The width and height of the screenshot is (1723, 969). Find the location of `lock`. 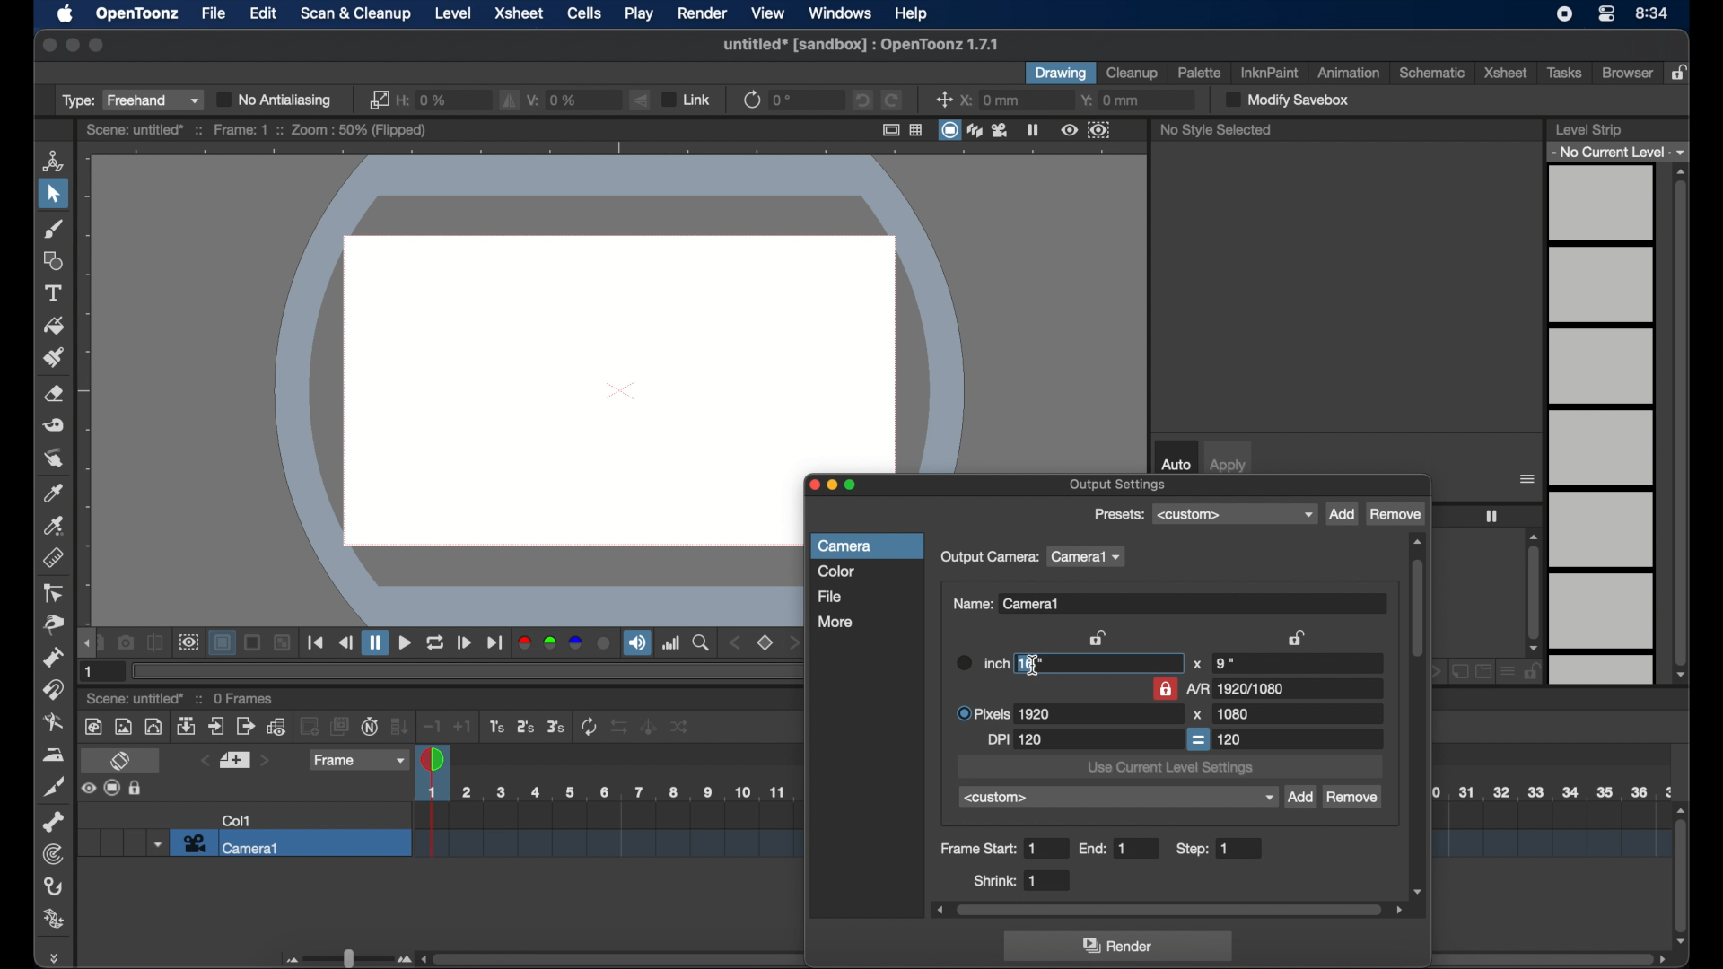

lock is located at coordinates (1100, 637).